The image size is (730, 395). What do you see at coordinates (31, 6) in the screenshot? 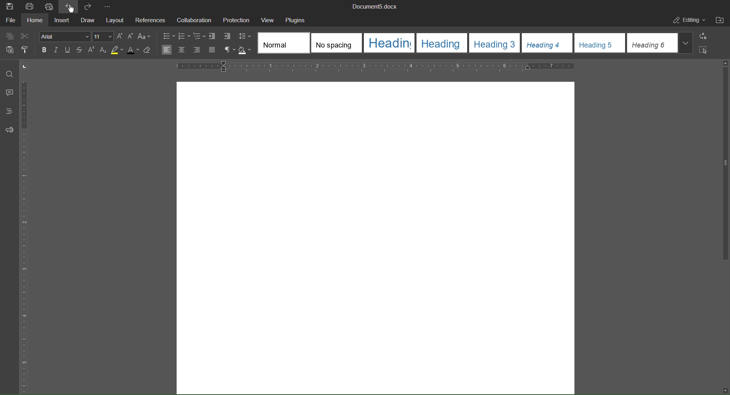
I see `Print` at bounding box center [31, 6].